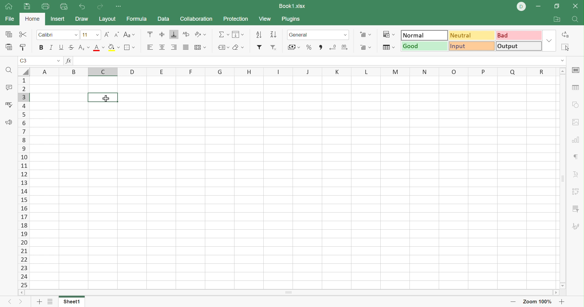  I want to click on Decrement font size, so click(115, 34).